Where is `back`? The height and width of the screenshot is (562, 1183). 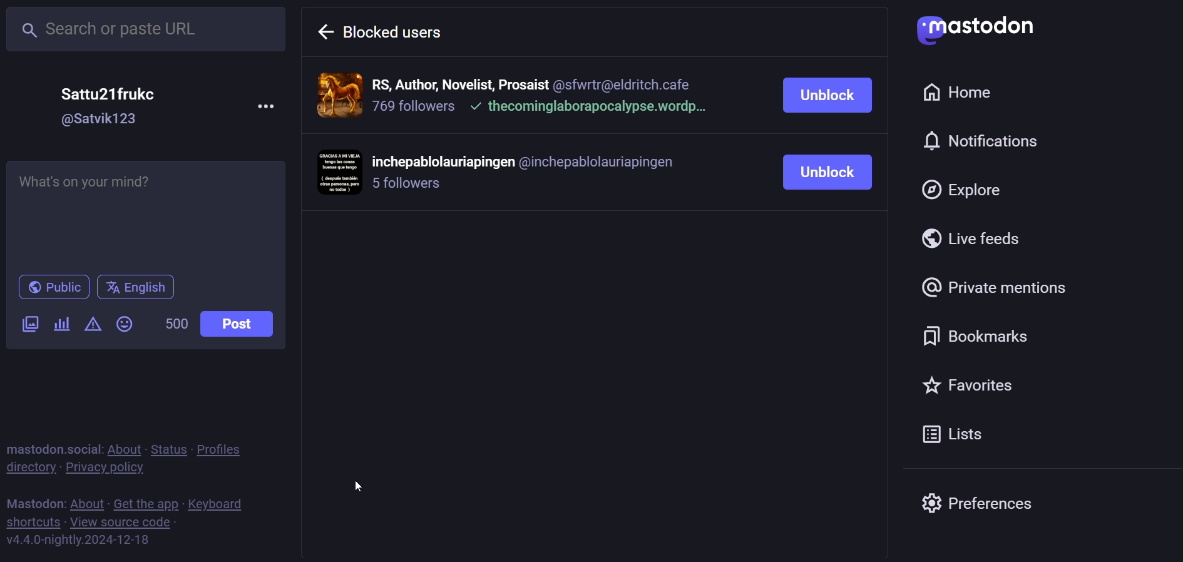 back is located at coordinates (325, 32).